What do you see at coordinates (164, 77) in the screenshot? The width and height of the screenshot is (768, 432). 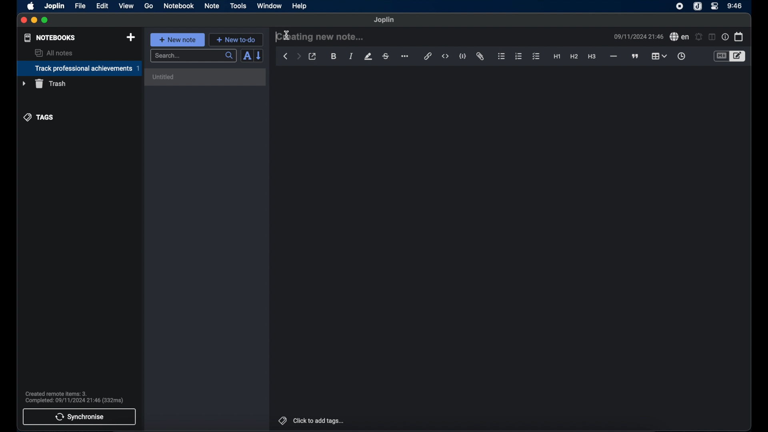 I see `untitled` at bounding box center [164, 77].